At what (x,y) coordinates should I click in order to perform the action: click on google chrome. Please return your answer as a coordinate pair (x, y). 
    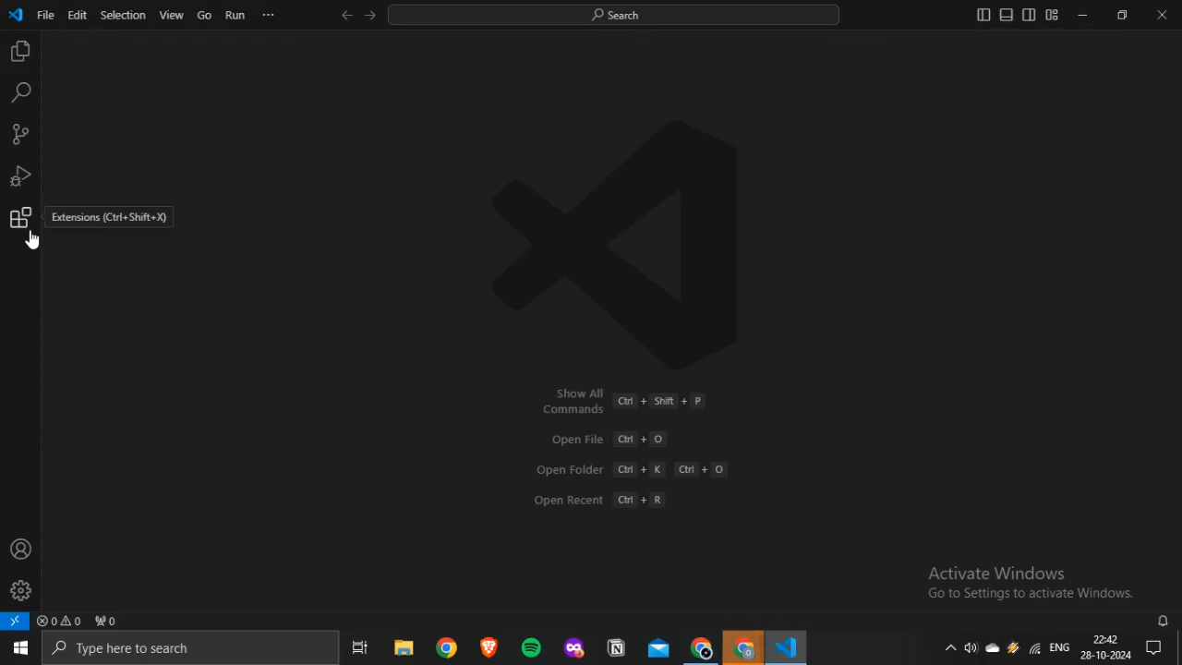
    Looking at the image, I should click on (449, 647).